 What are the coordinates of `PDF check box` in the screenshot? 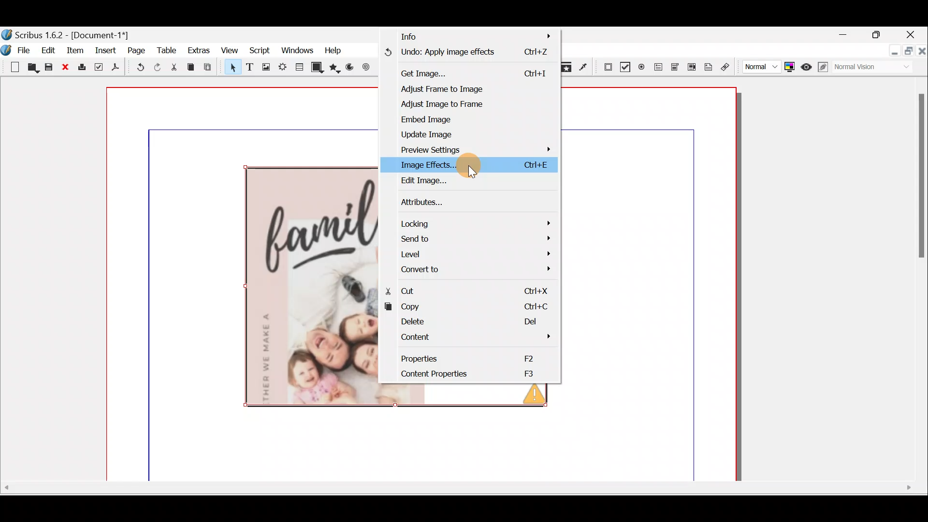 It's located at (623, 65).